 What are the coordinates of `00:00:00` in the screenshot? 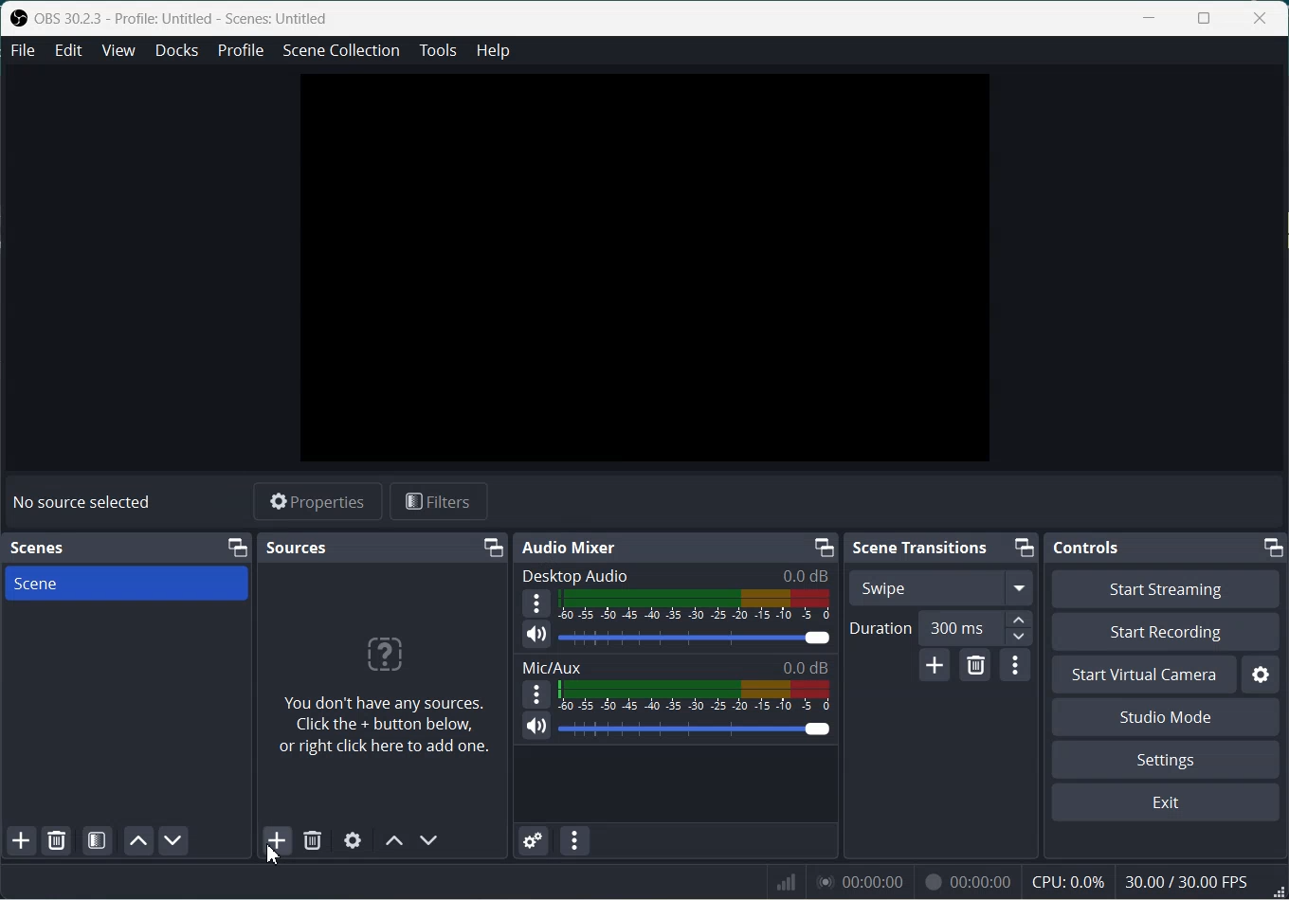 It's located at (965, 880).